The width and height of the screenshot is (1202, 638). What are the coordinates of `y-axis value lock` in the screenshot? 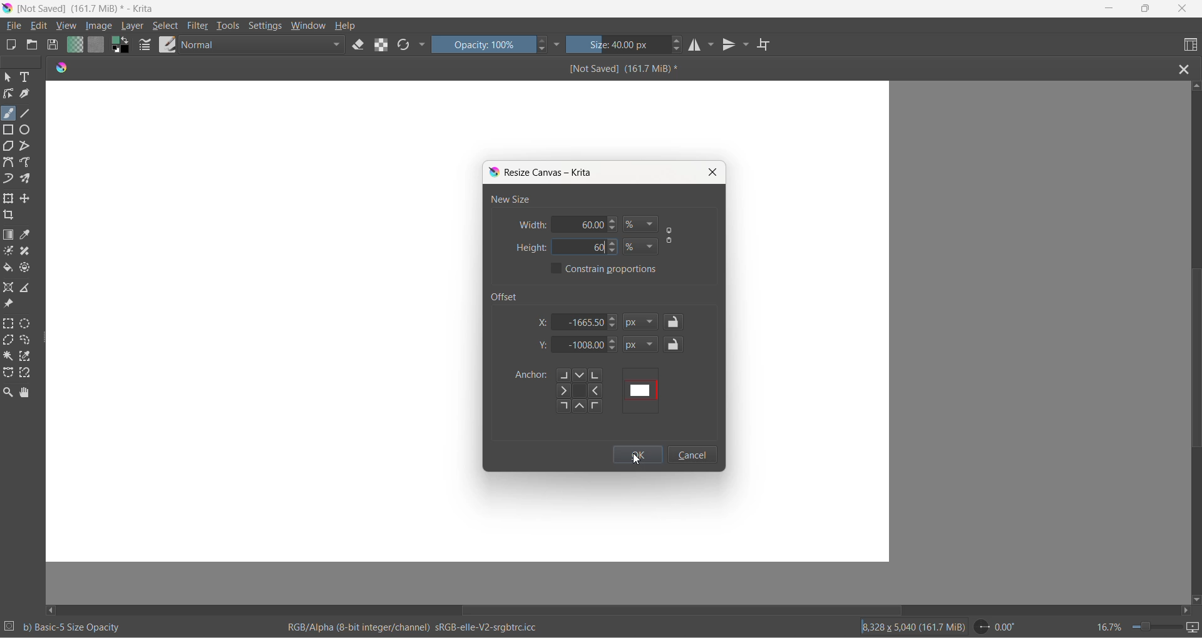 It's located at (675, 344).